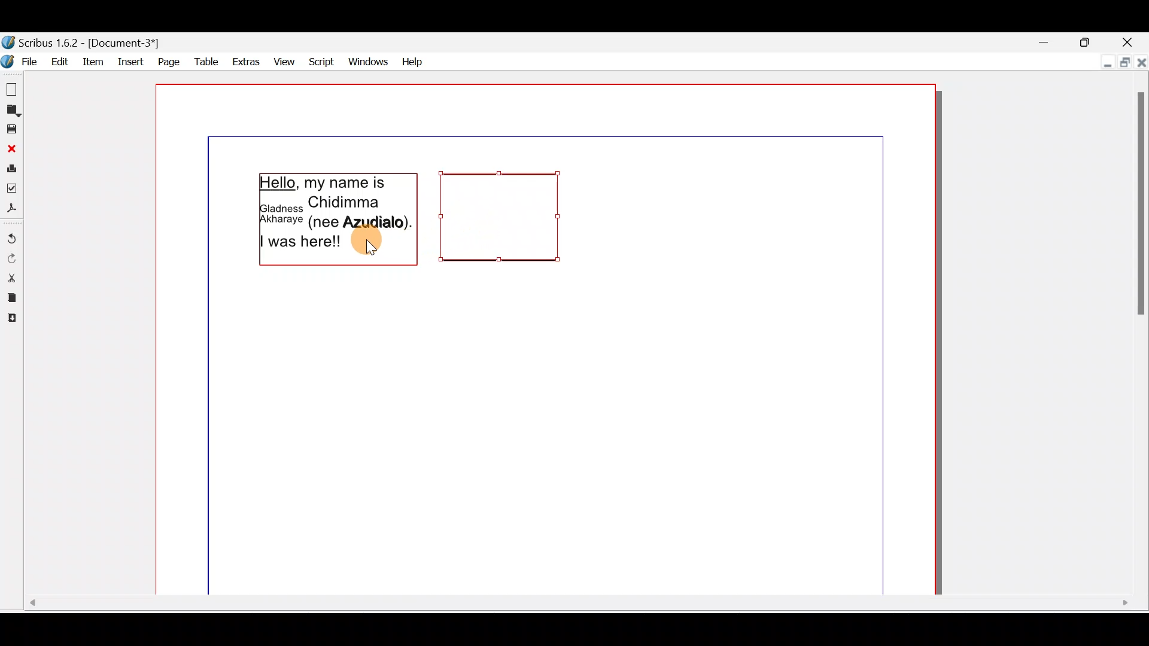  I want to click on Close, so click(11, 148).